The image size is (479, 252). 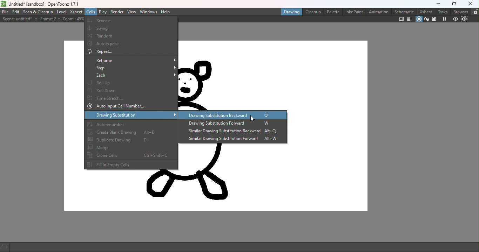 What do you see at coordinates (167, 12) in the screenshot?
I see `Help` at bounding box center [167, 12].